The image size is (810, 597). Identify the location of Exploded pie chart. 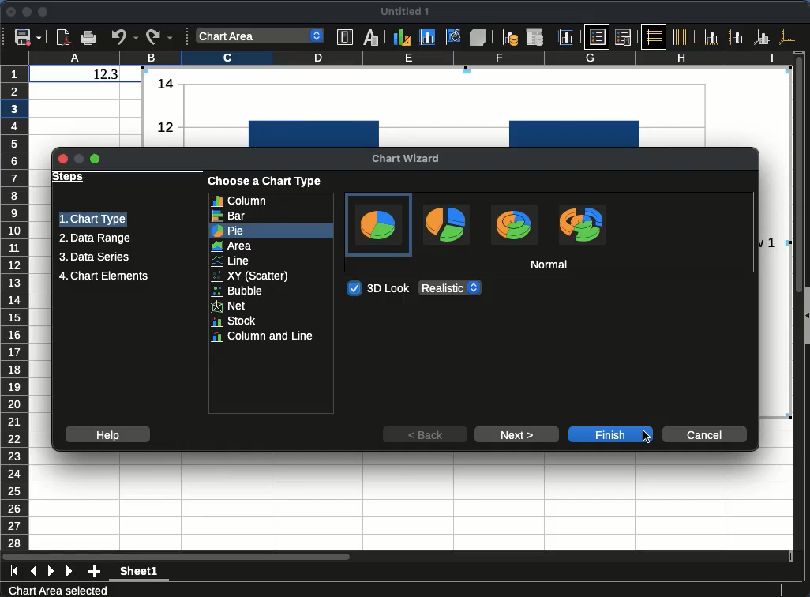
(447, 224).